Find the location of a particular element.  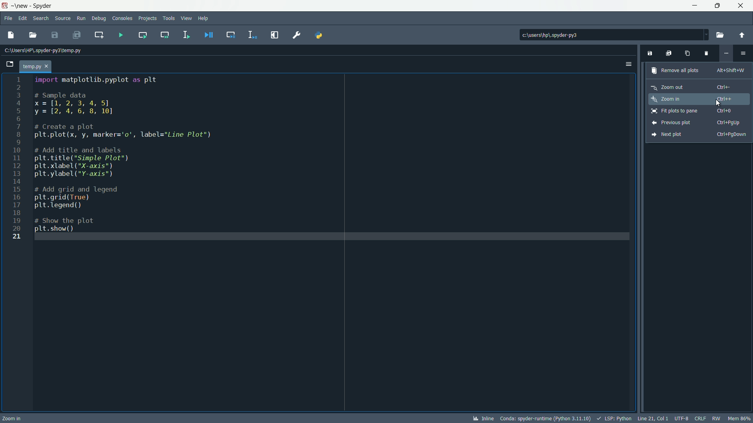

save all plots is located at coordinates (669, 53).